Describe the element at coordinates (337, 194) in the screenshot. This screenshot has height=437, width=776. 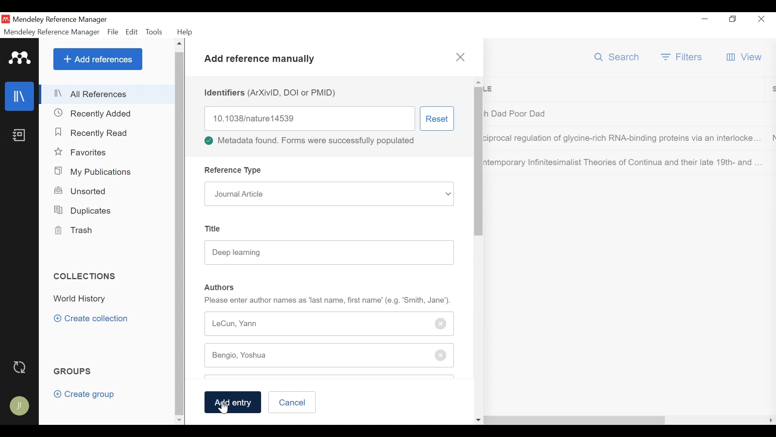
I see `Journal Article` at that location.